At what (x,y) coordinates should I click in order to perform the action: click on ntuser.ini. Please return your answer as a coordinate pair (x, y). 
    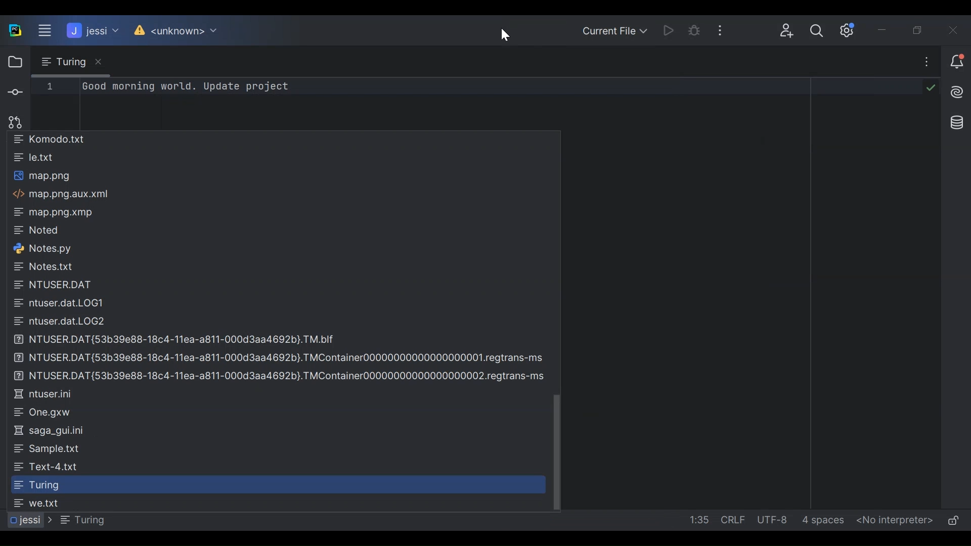
    Looking at the image, I should click on (48, 393).